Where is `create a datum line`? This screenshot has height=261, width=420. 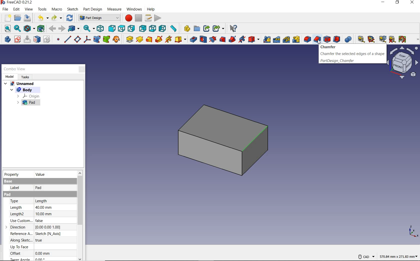 create a datum line is located at coordinates (67, 39).